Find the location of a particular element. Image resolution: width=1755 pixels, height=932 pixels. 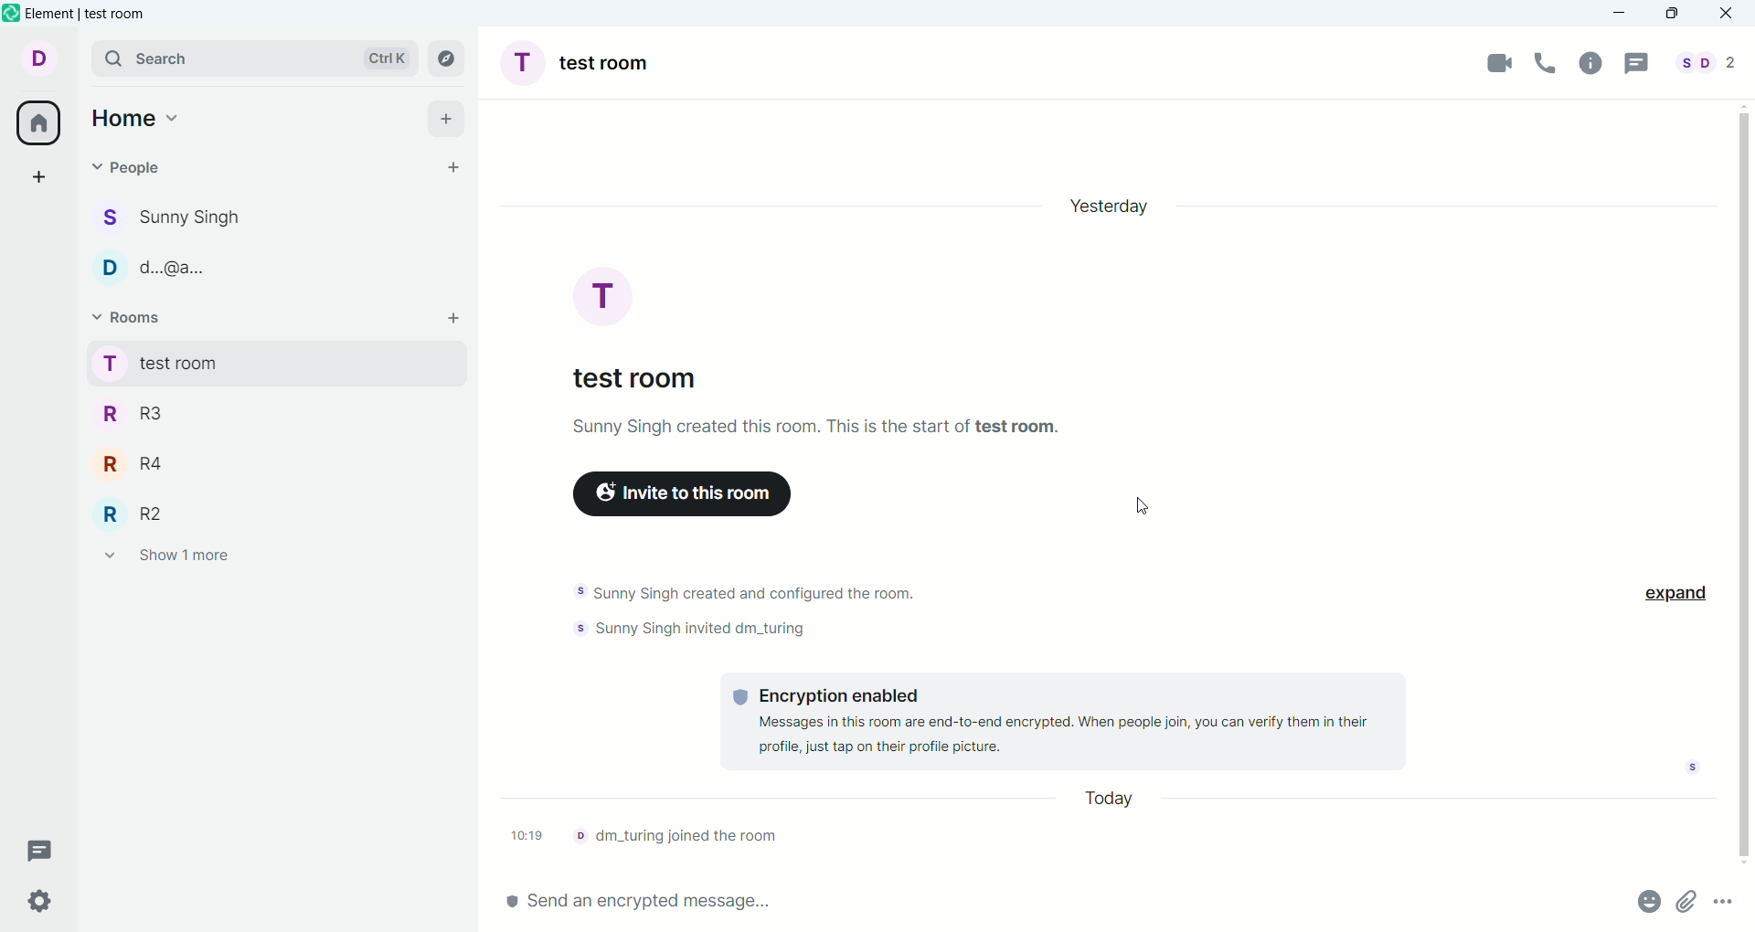

create a space is located at coordinates (39, 175).